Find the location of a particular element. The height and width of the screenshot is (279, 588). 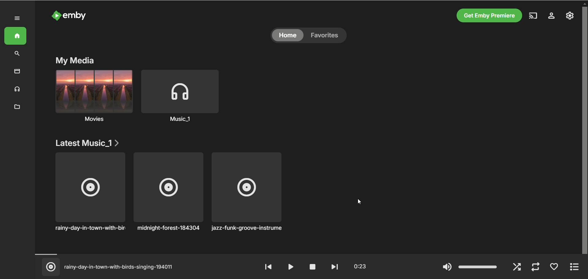

stop is located at coordinates (313, 267).